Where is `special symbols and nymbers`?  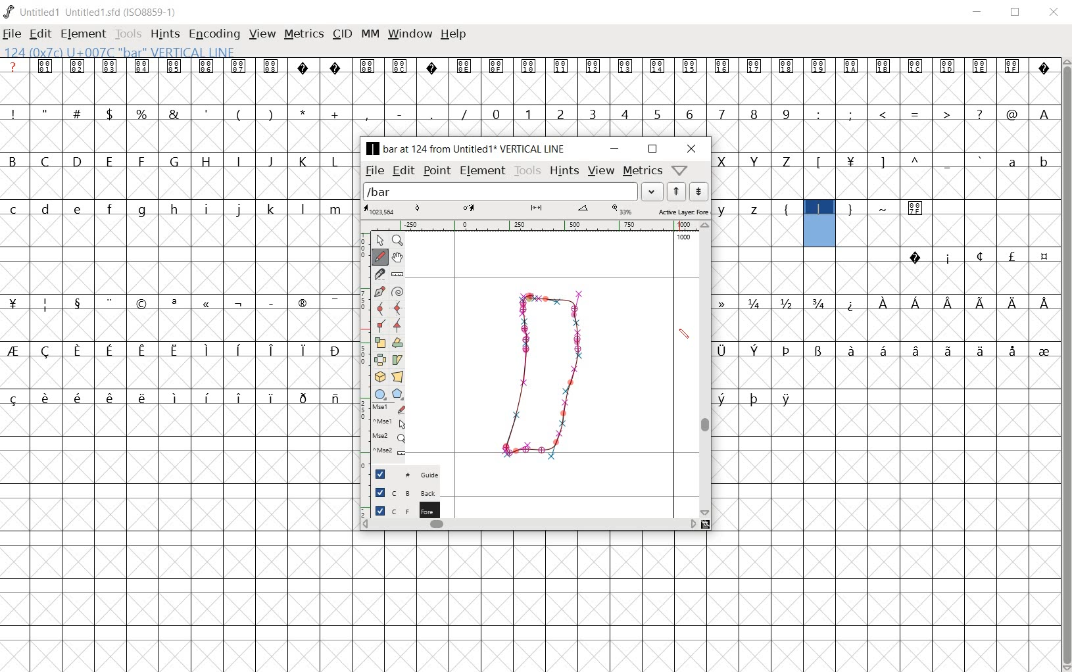
special symbols and nymbers is located at coordinates (177, 302).